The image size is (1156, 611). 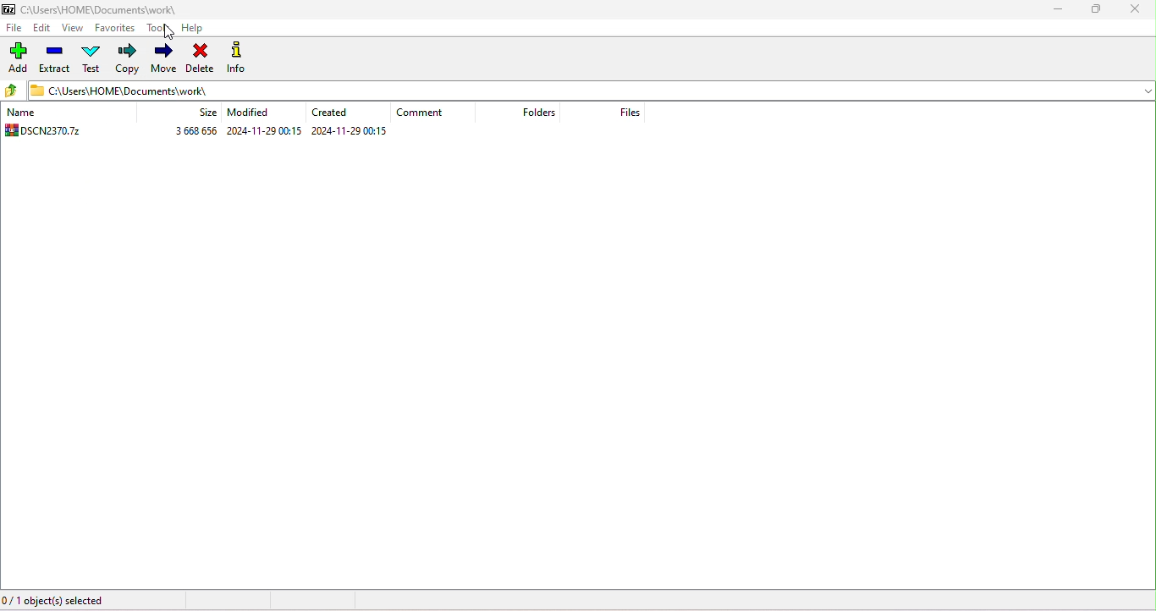 What do you see at coordinates (14, 29) in the screenshot?
I see `file` at bounding box center [14, 29].